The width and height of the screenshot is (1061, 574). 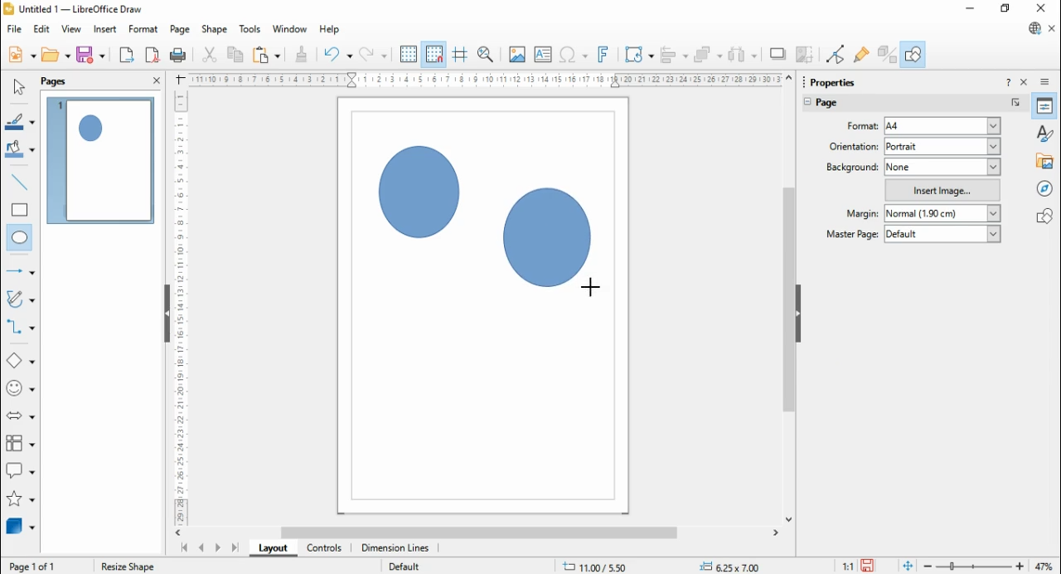 What do you see at coordinates (1044, 9) in the screenshot?
I see `close windo` at bounding box center [1044, 9].